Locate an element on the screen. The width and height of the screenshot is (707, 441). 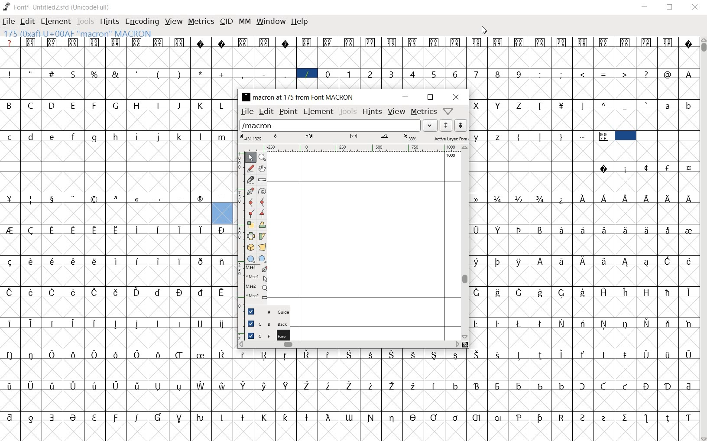
Symbol is located at coordinates (201, 292).